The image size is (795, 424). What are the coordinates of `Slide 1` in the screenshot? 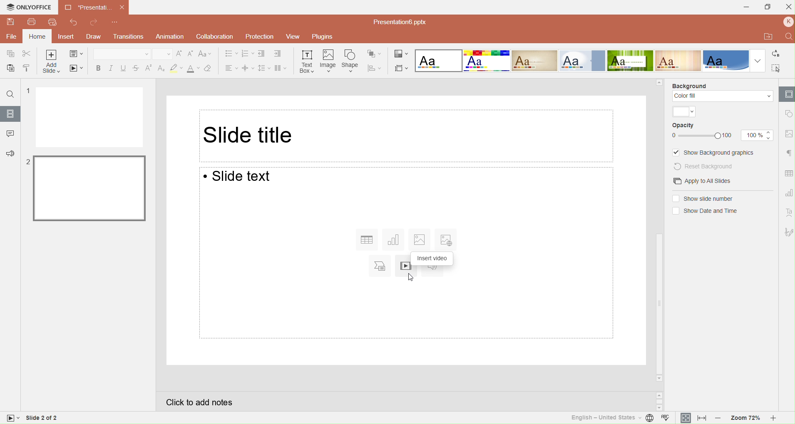 It's located at (94, 119).